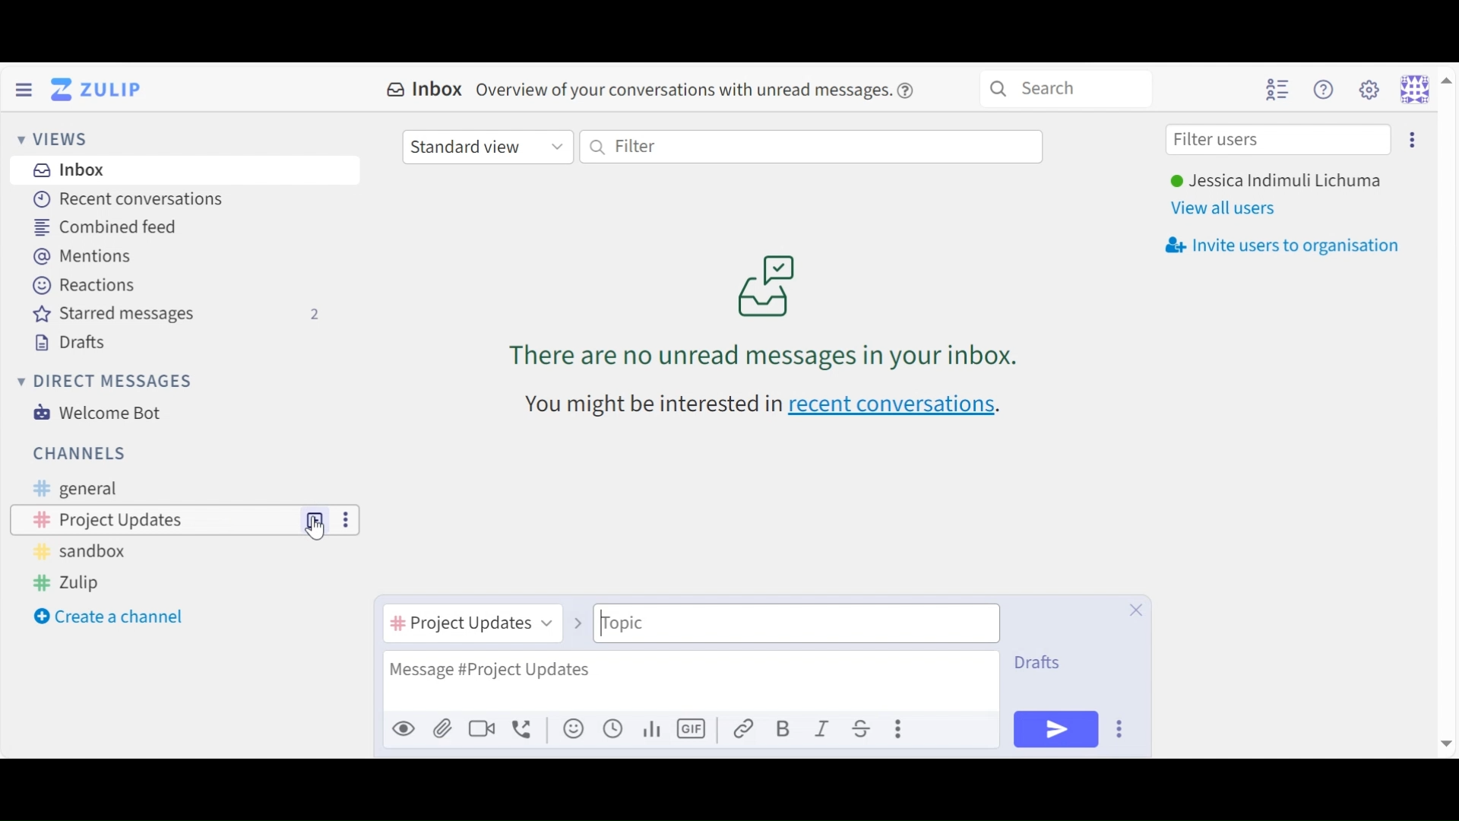  What do you see at coordinates (574, 614) in the screenshot?
I see `next` at bounding box center [574, 614].